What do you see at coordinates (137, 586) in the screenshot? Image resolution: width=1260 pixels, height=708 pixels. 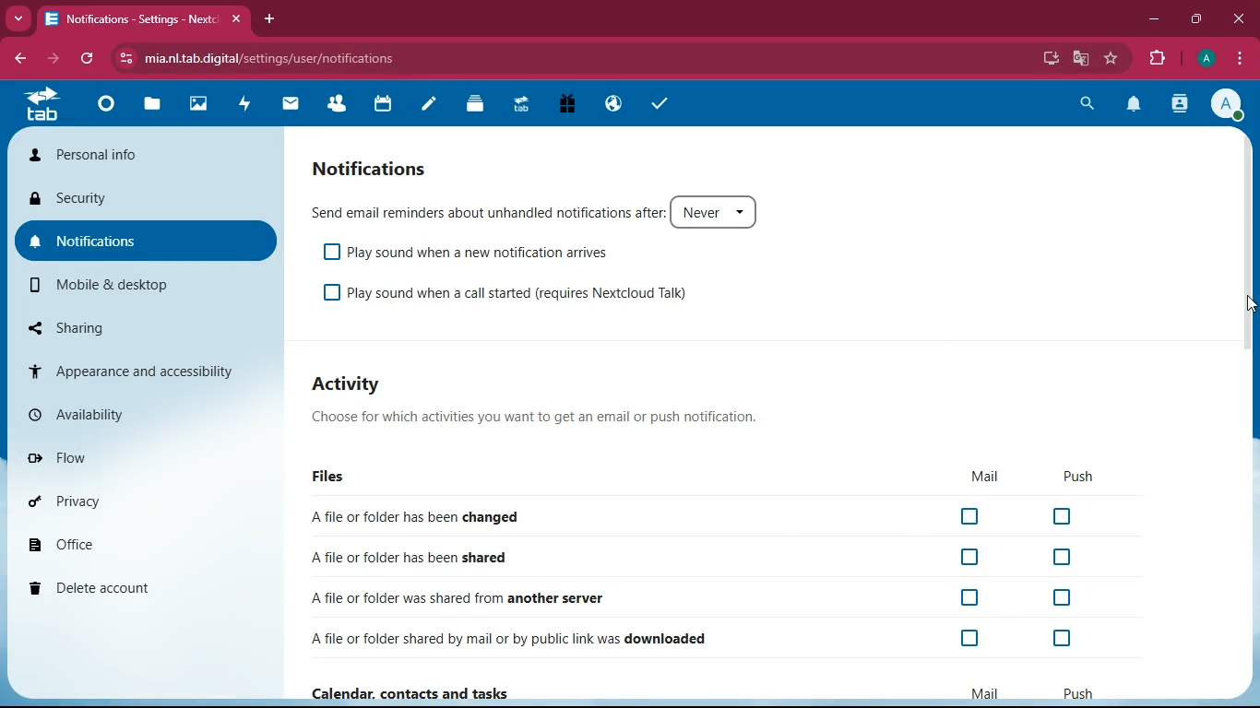 I see `delete account` at bounding box center [137, 586].